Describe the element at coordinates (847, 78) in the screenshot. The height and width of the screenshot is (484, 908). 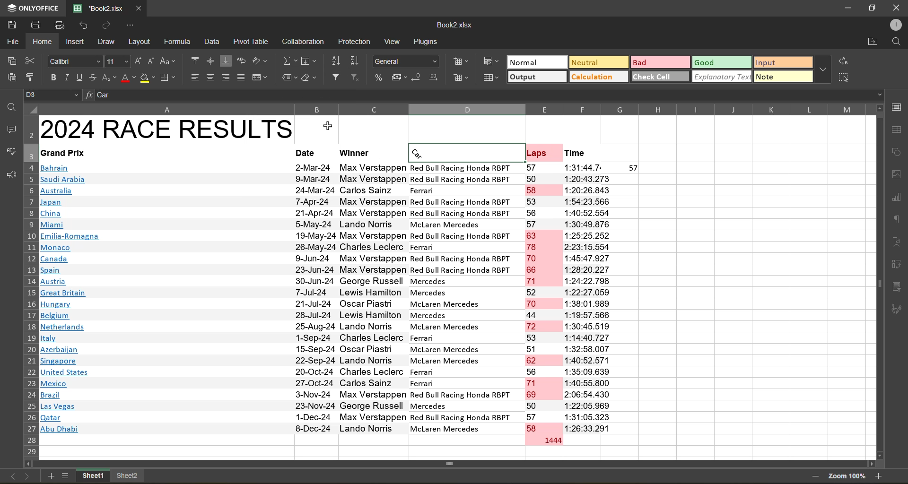
I see `select all` at that location.